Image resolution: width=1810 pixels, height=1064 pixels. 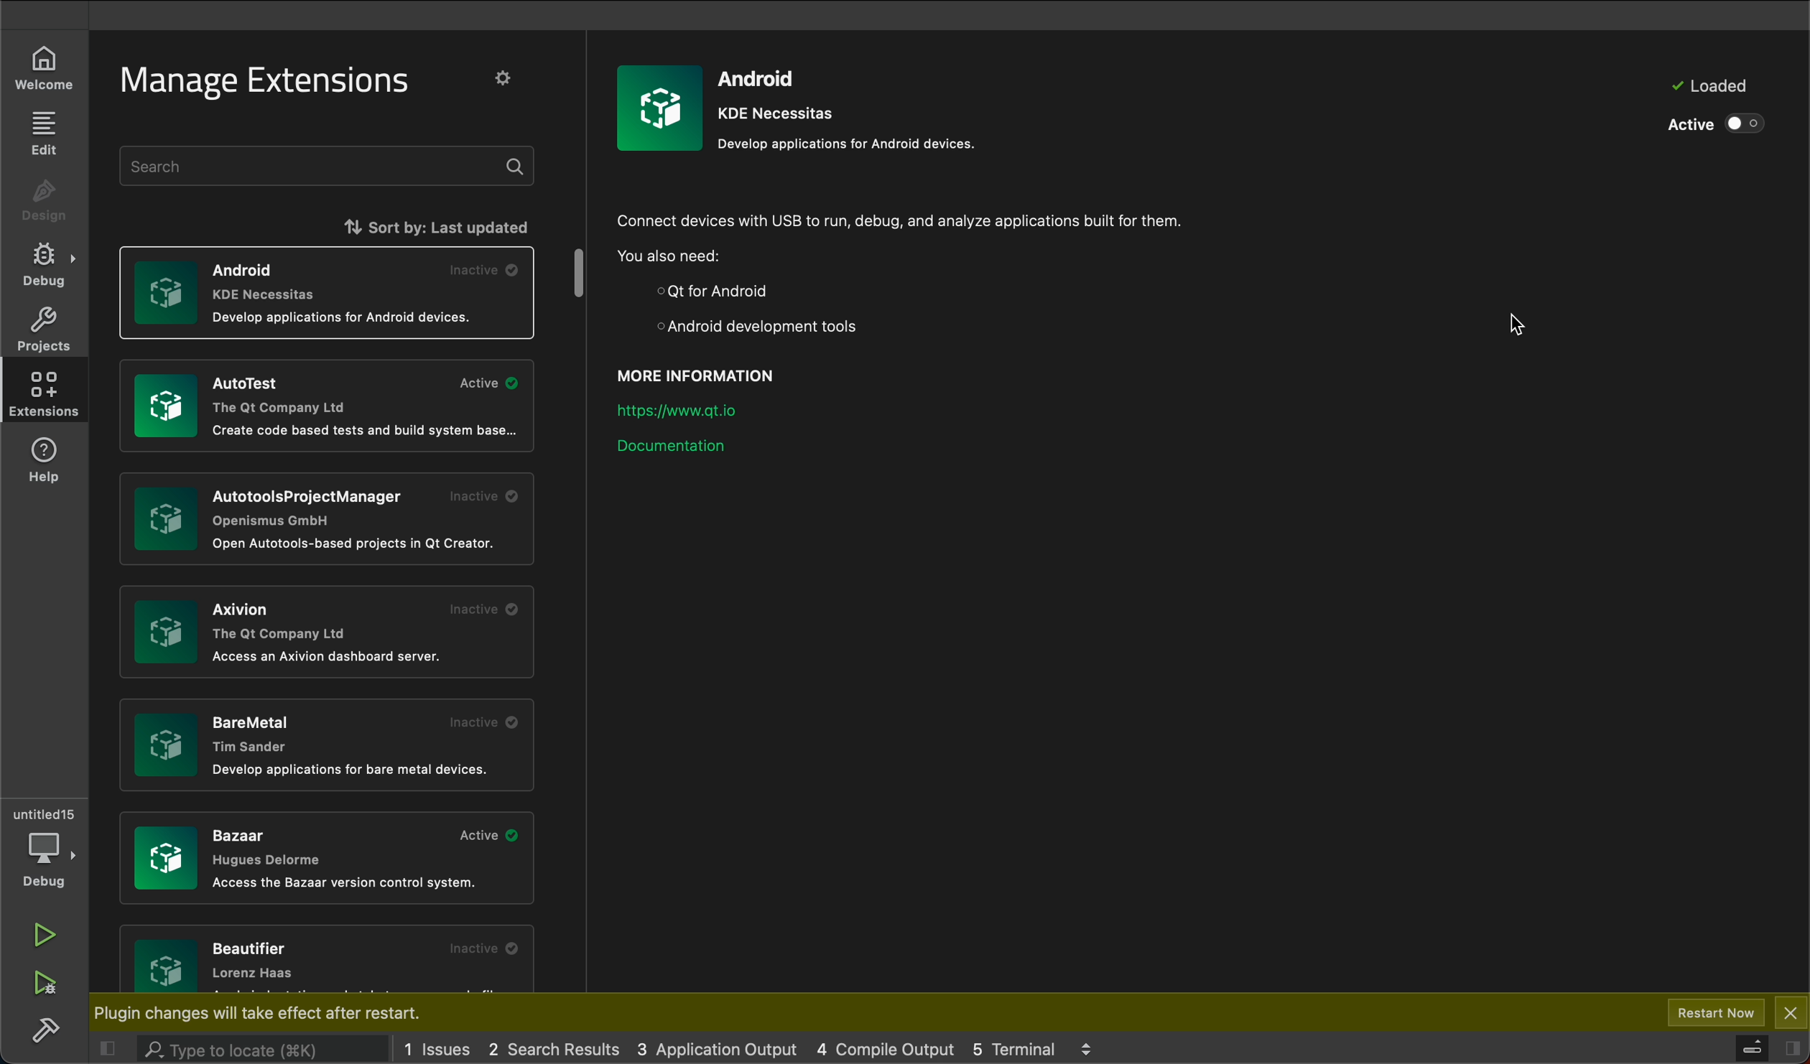 I want to click on hel, so click(x=50, y=460).